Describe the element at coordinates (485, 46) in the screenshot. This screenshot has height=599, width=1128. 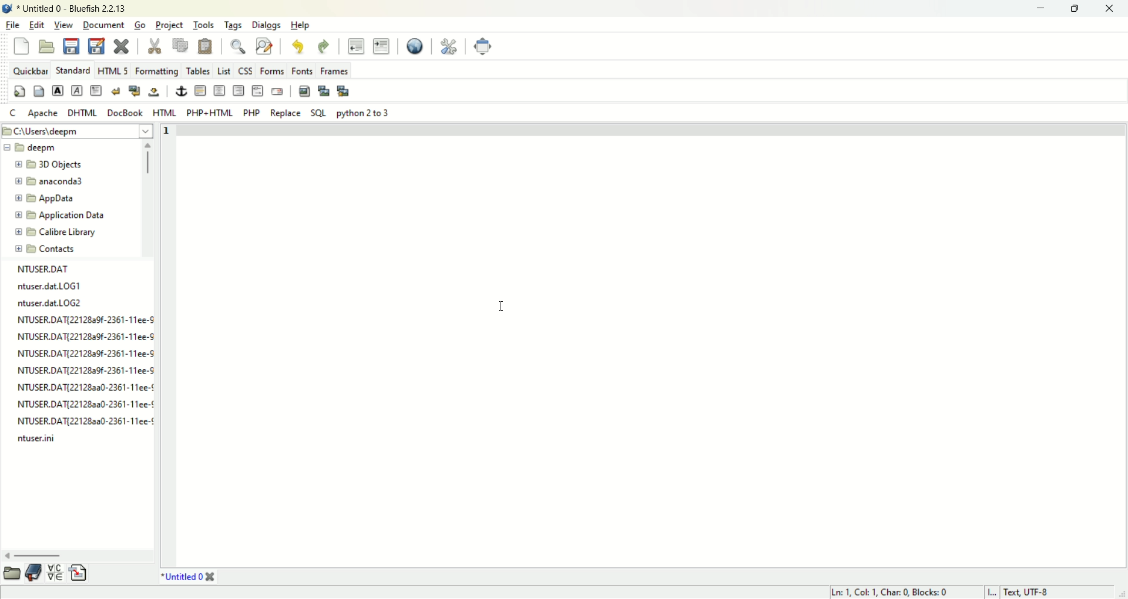
I see `fullscreen` at that location.